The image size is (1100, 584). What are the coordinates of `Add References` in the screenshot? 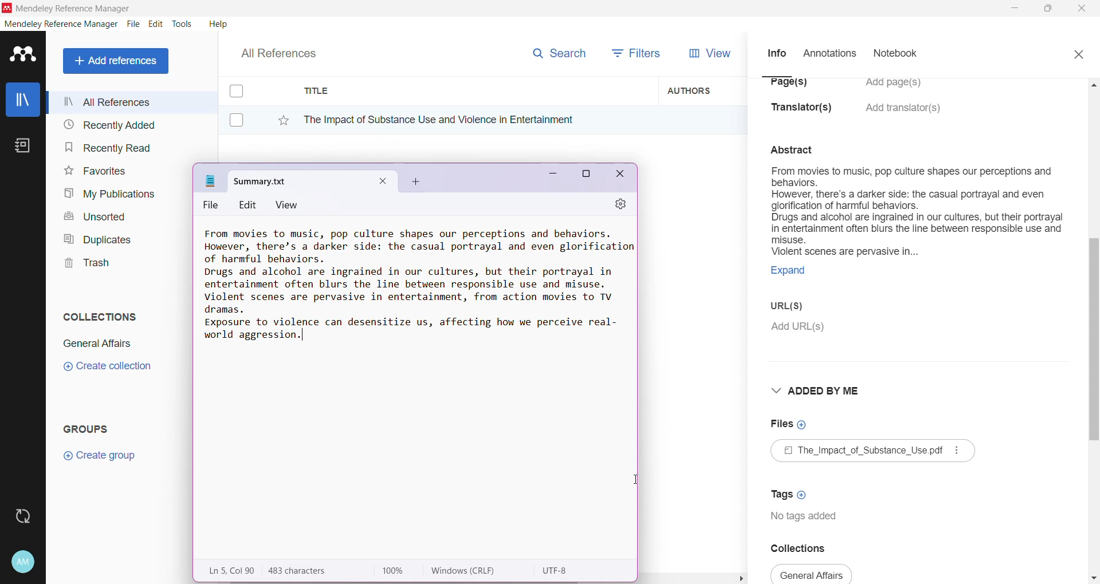 It's located at (118, 61).